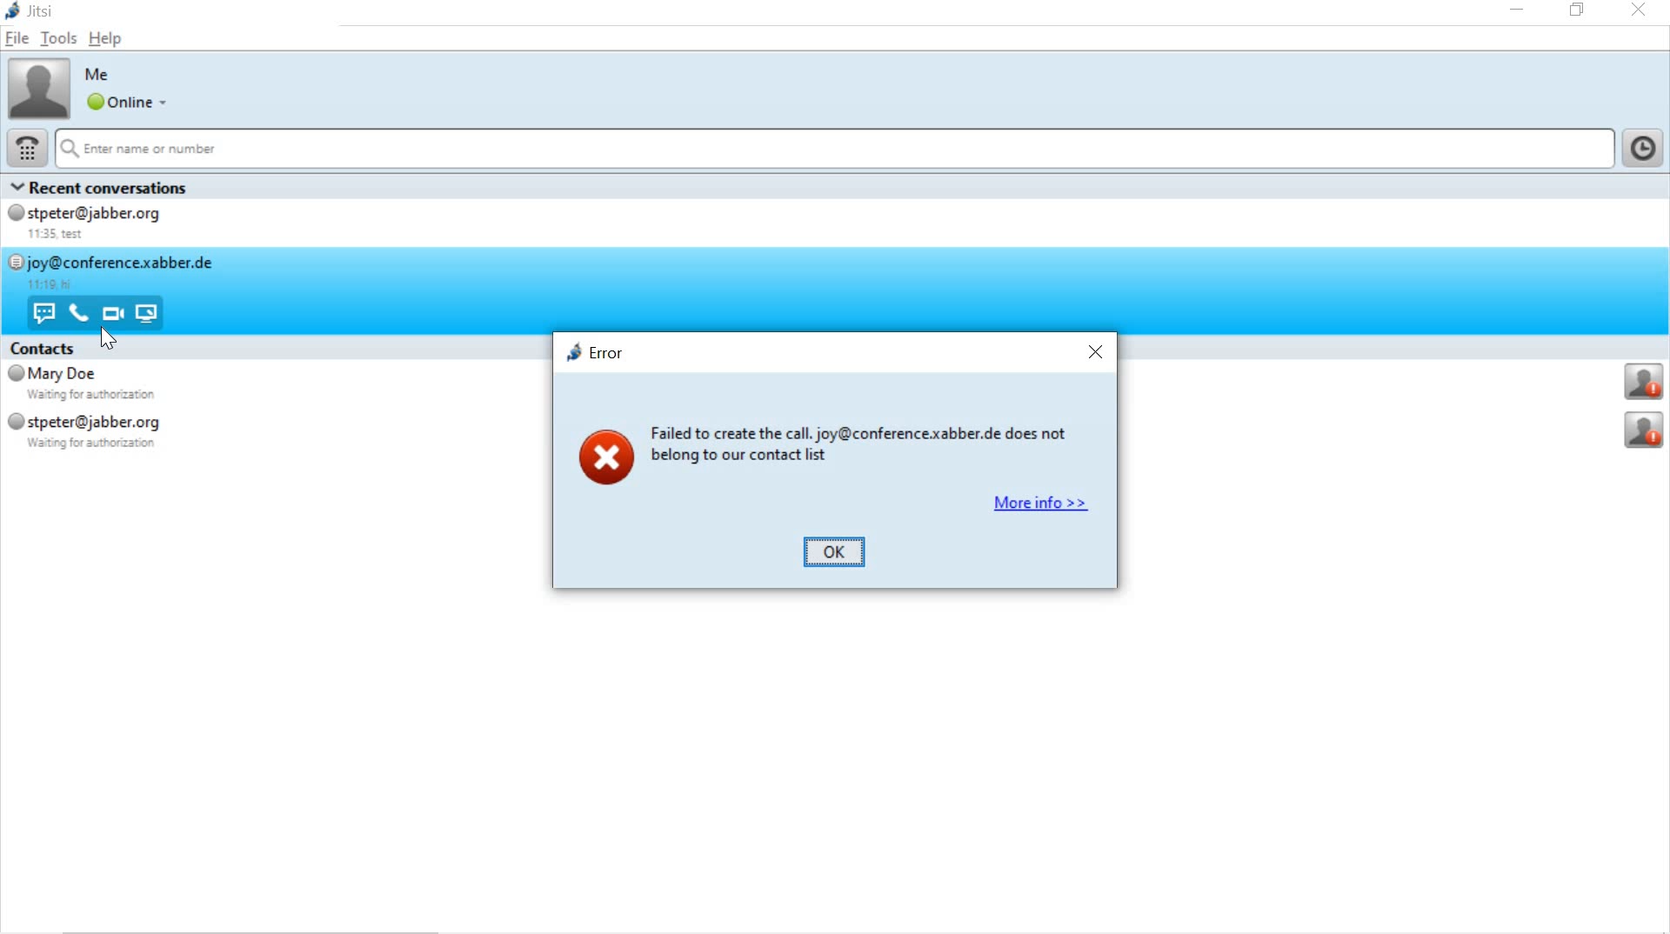 This screenshot has width=1670, height=934. I want to click on ok, so click(837, 551).